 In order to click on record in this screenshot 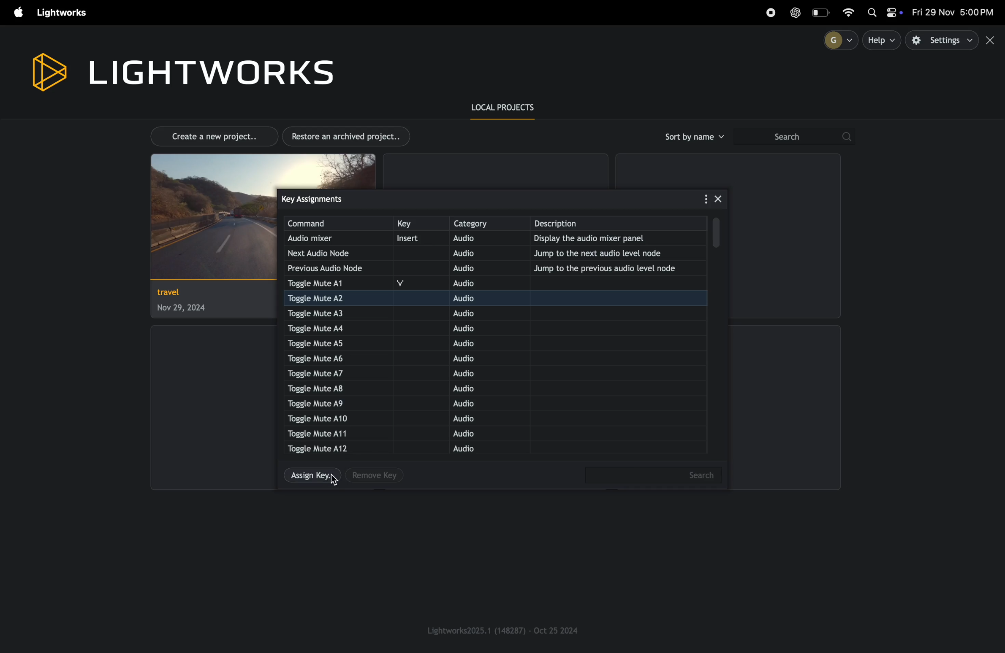, I will do `click(770, 13)`.